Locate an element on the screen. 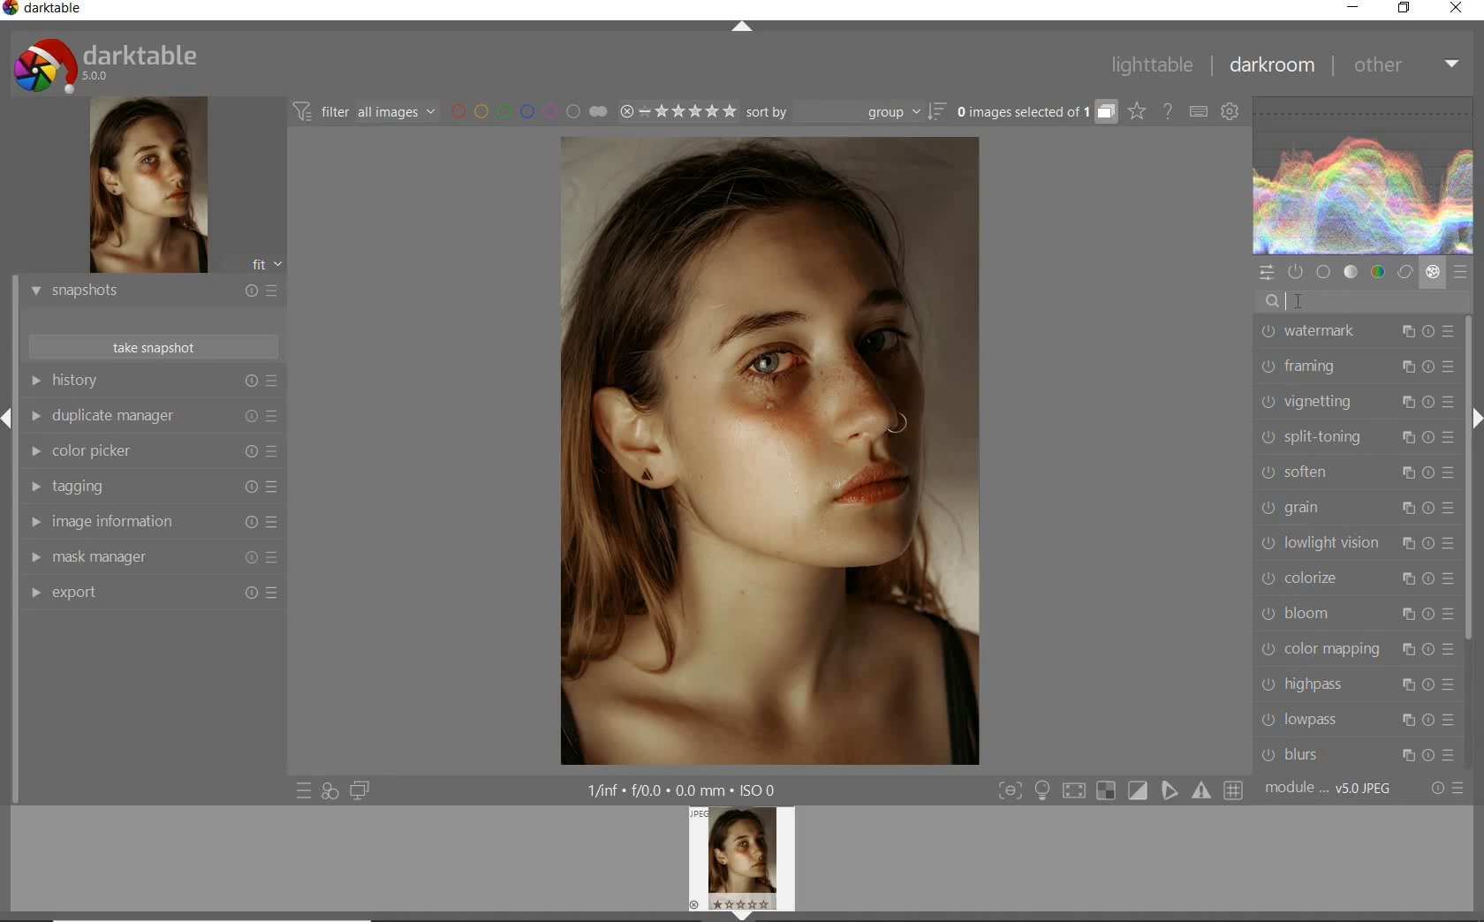 The height and width of the screenshot is (922, 1484). effect is located at coordinates (1432, 272).